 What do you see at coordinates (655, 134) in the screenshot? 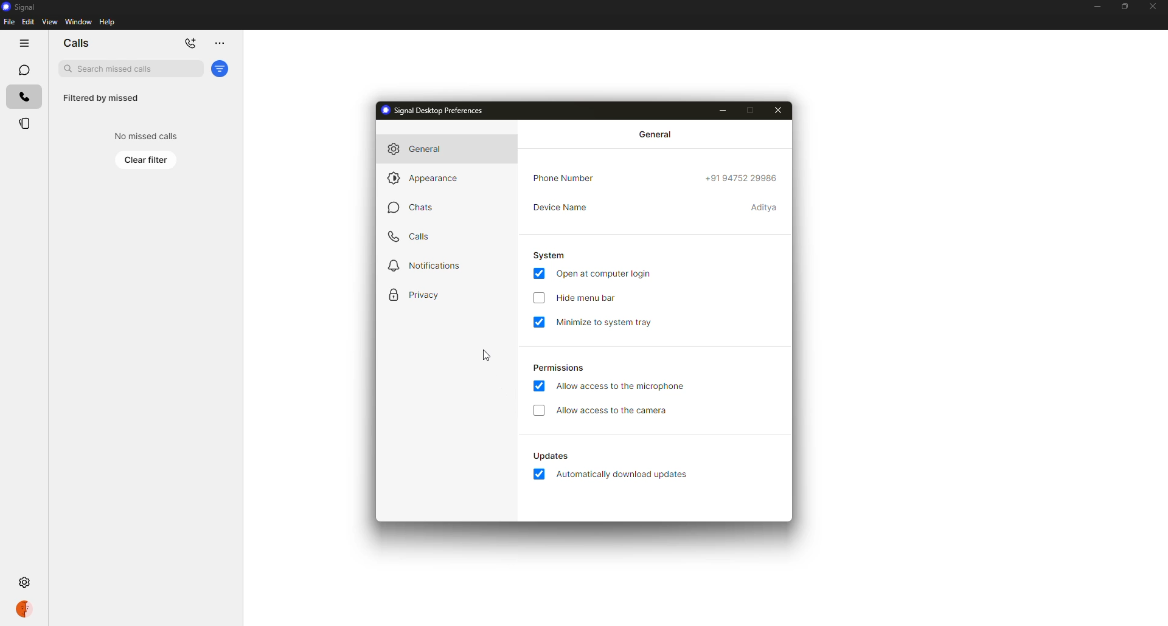
I see `general` at bounding box center [655, 134].